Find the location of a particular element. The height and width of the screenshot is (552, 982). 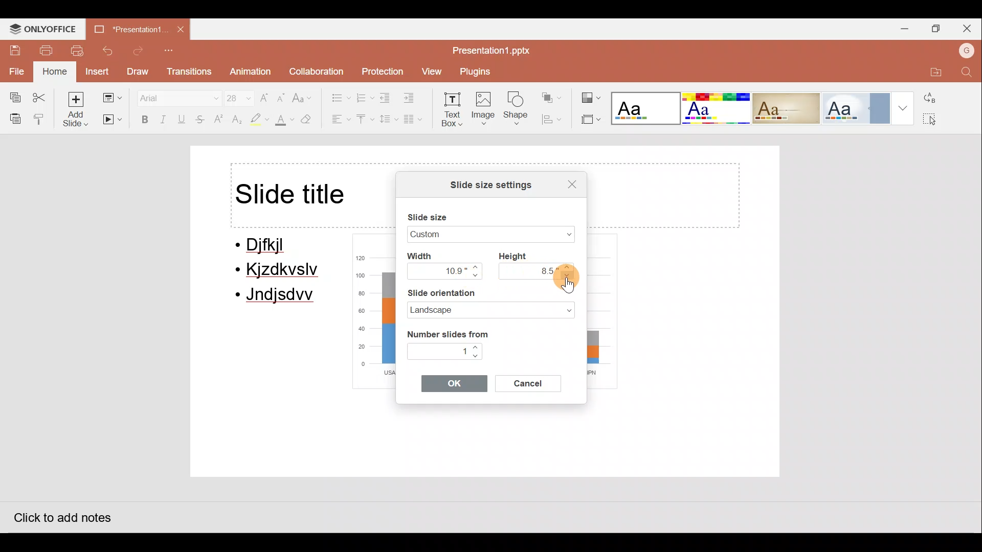

Text box is located at coordinates (453, 111).